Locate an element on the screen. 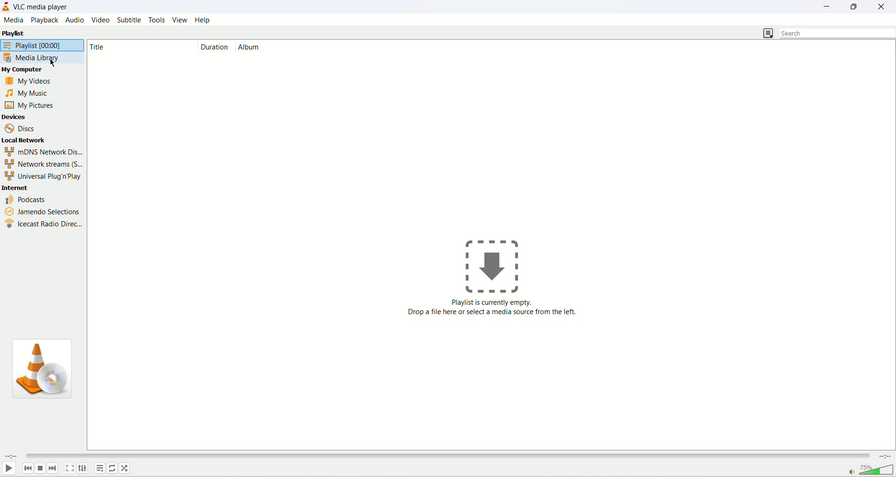  audio is located at coordinates (75, 19).